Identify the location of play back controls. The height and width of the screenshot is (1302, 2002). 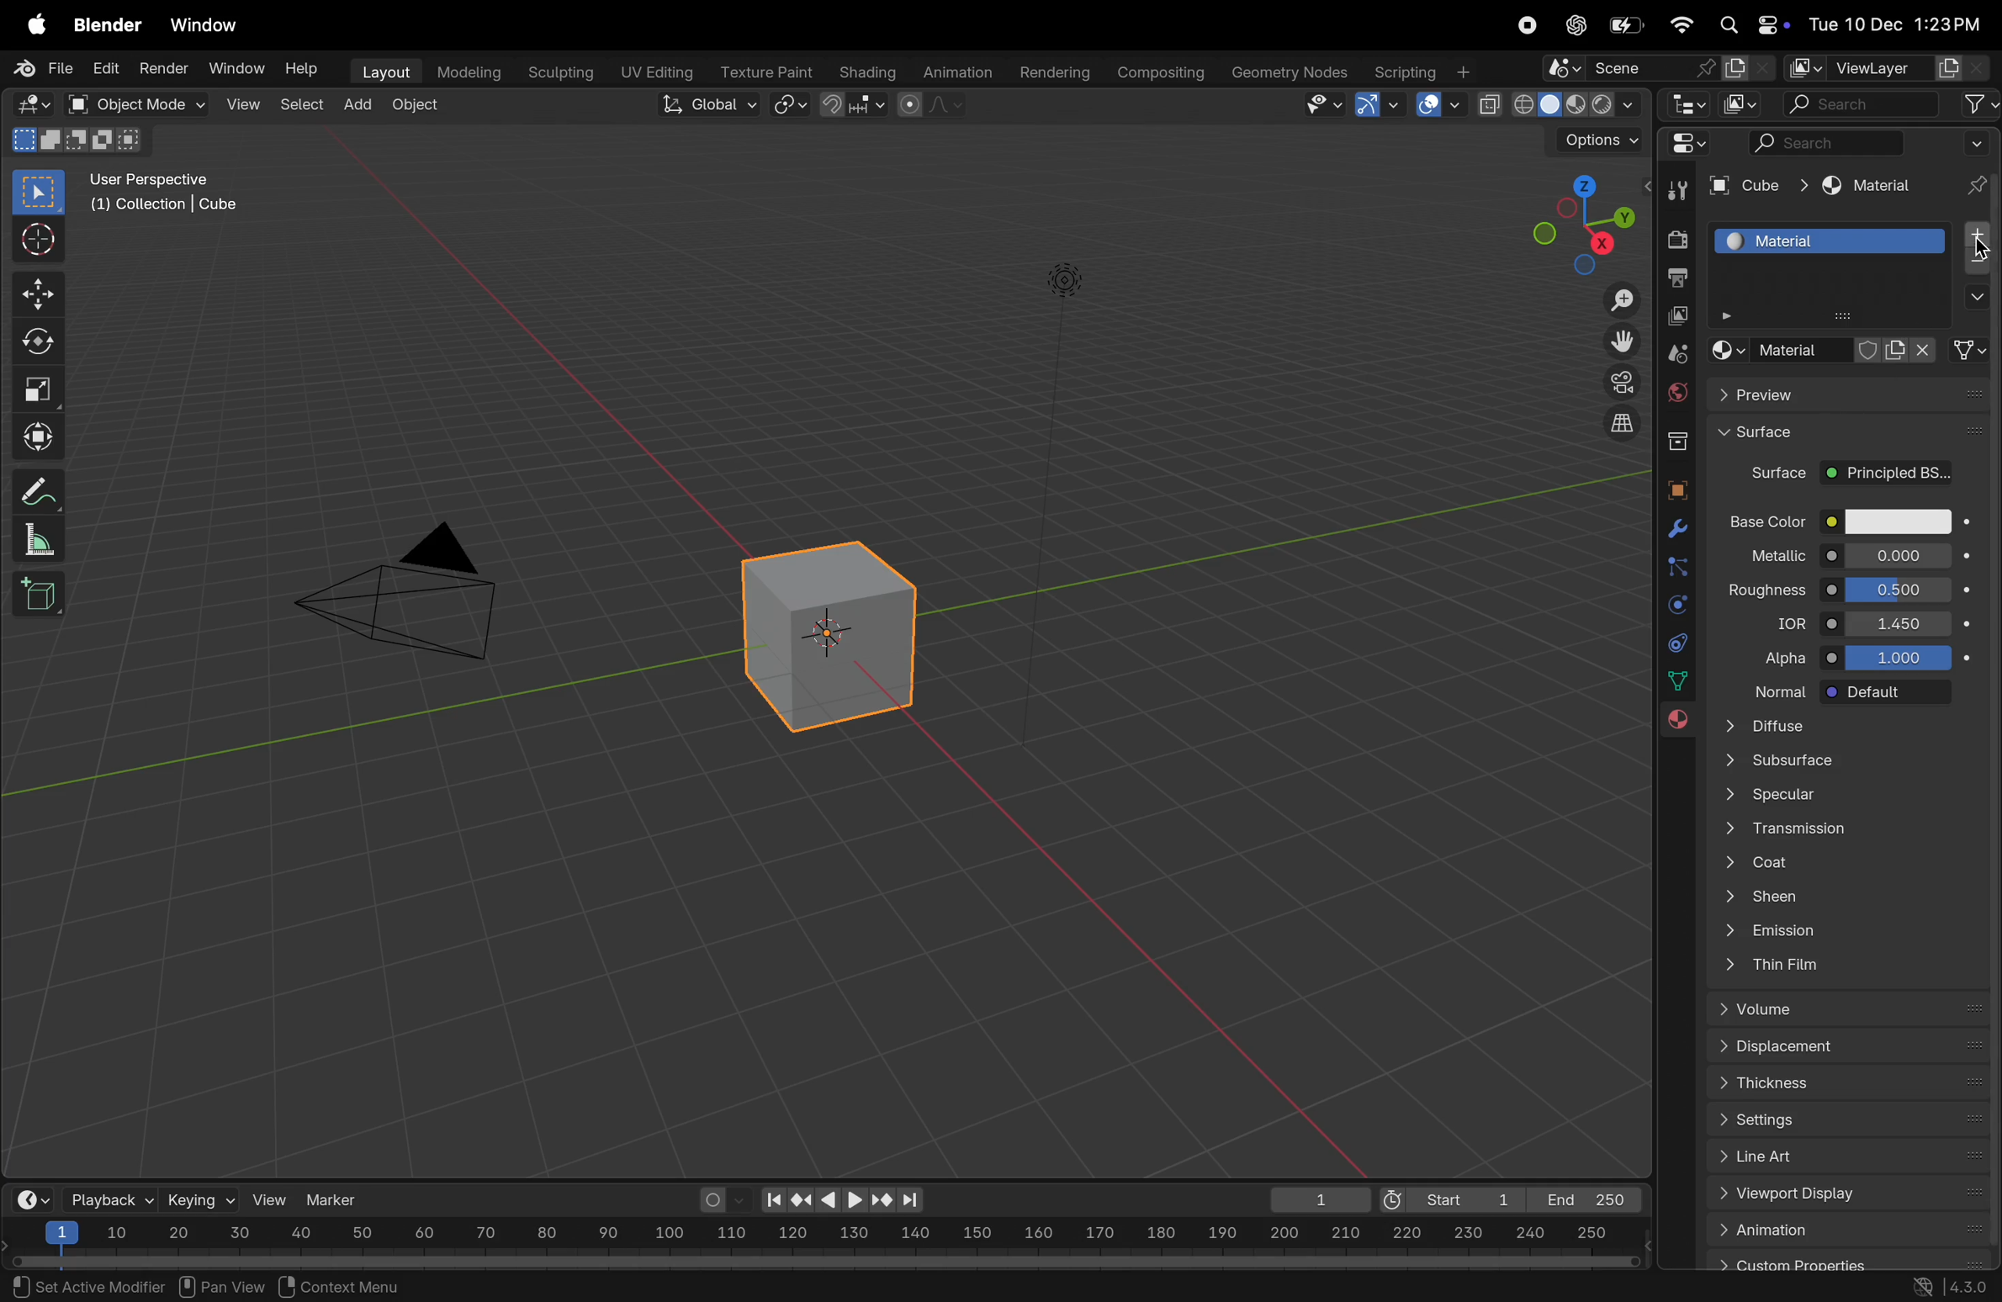
(843, 1202).